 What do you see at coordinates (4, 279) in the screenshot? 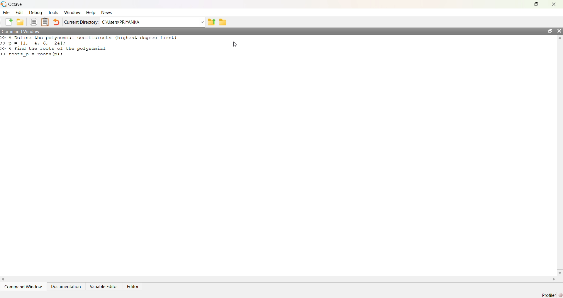
I see `Left Scroll` at bounding box center [4, 279].